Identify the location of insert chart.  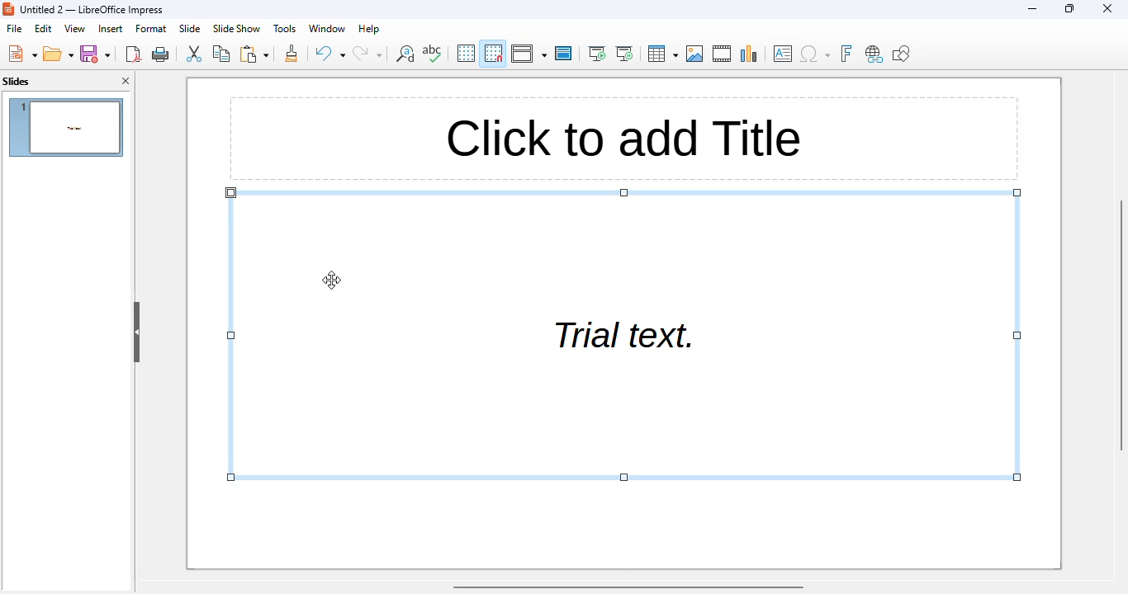
(750, 54).